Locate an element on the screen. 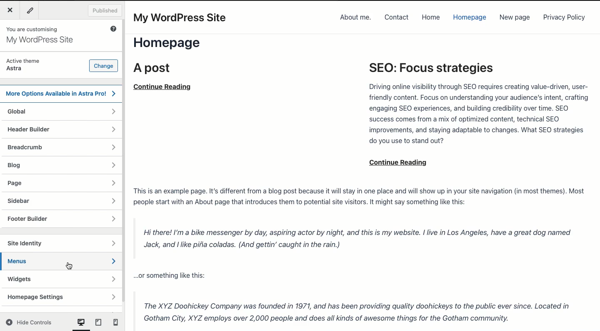  SEO is located at coordinates (476, 105).